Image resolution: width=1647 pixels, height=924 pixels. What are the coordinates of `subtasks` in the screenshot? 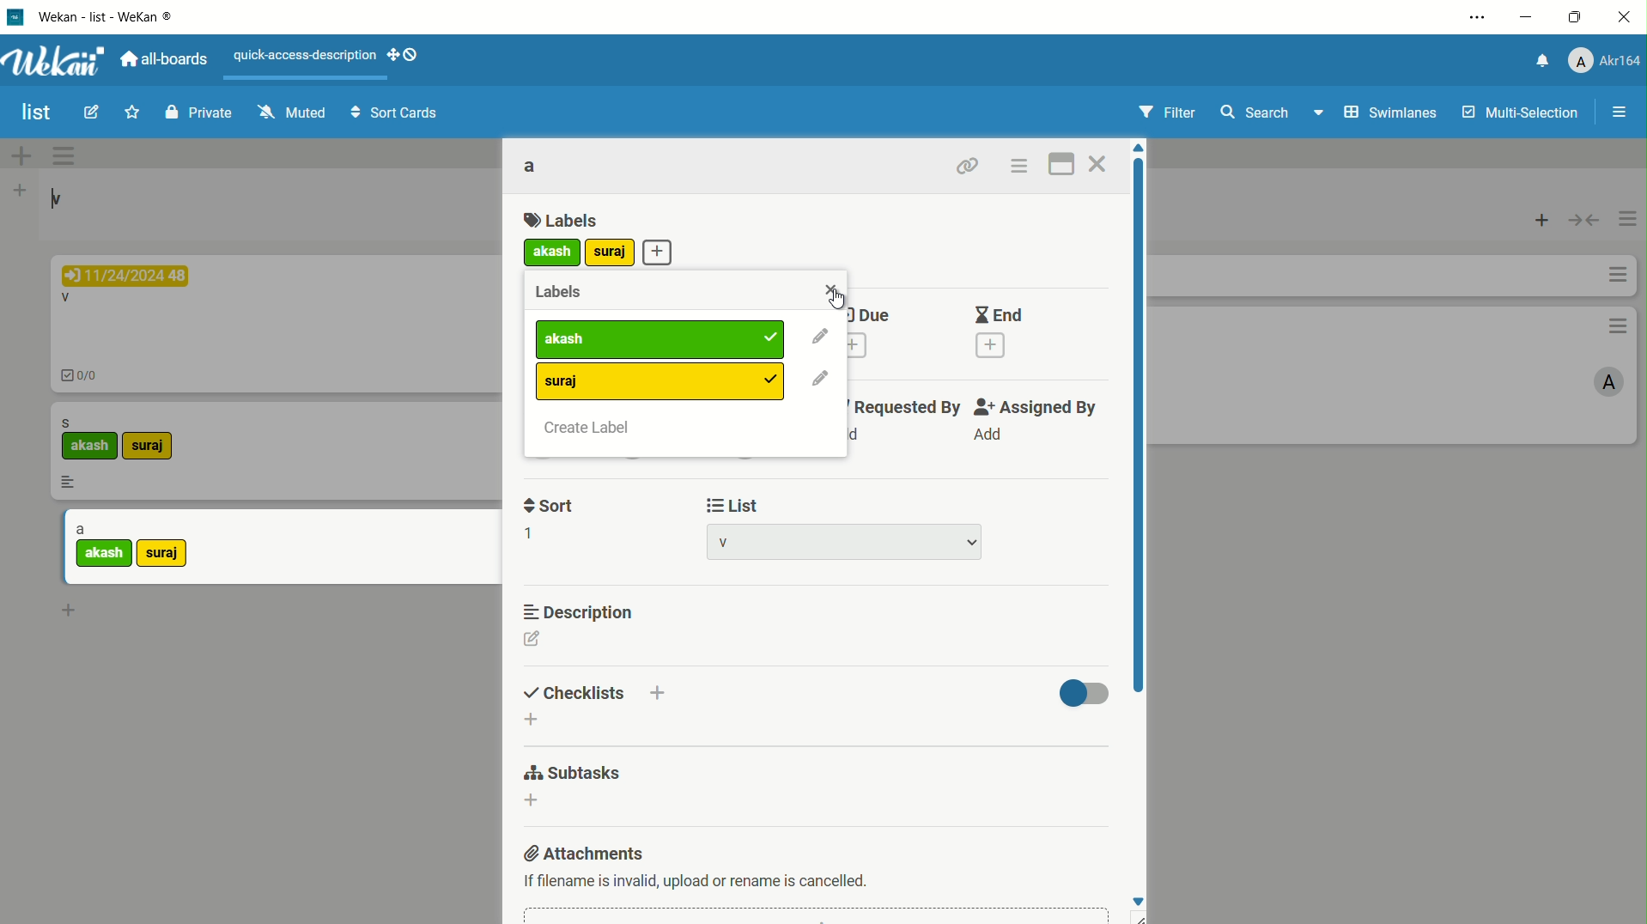 It's located at (572, 770).